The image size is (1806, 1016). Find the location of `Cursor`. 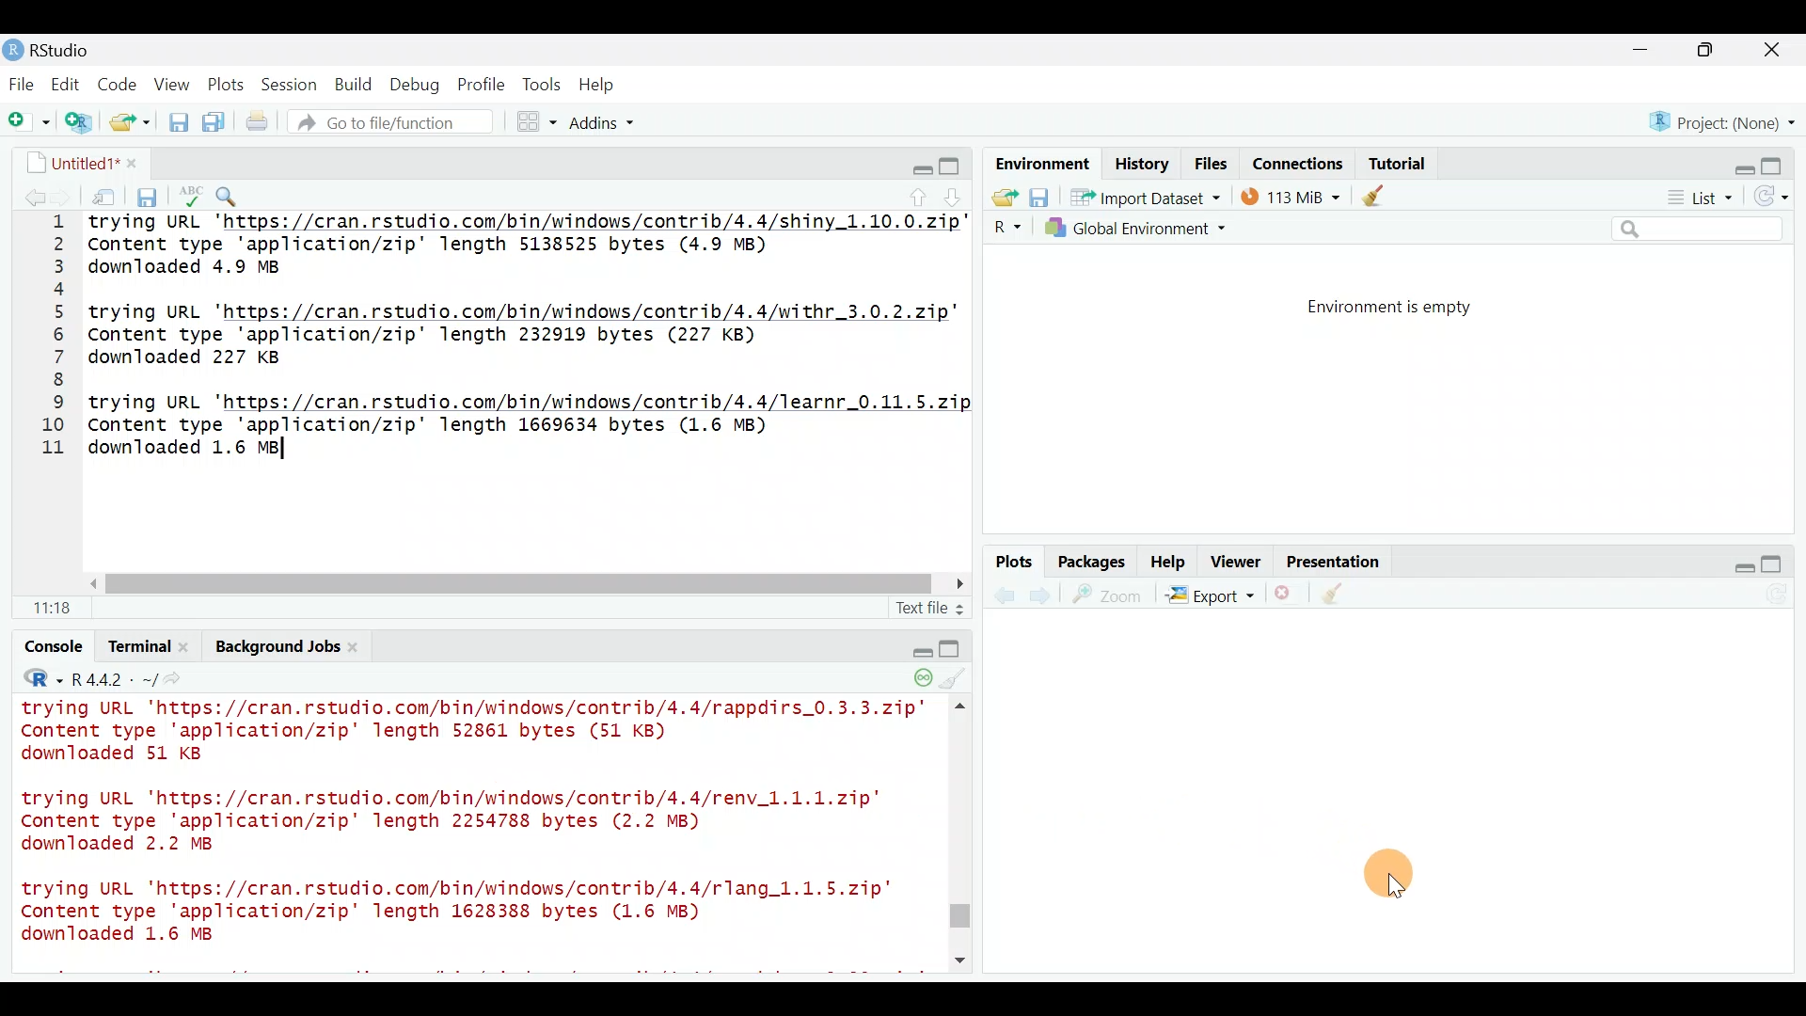

Cursor is located at coordinates (1396, 875).